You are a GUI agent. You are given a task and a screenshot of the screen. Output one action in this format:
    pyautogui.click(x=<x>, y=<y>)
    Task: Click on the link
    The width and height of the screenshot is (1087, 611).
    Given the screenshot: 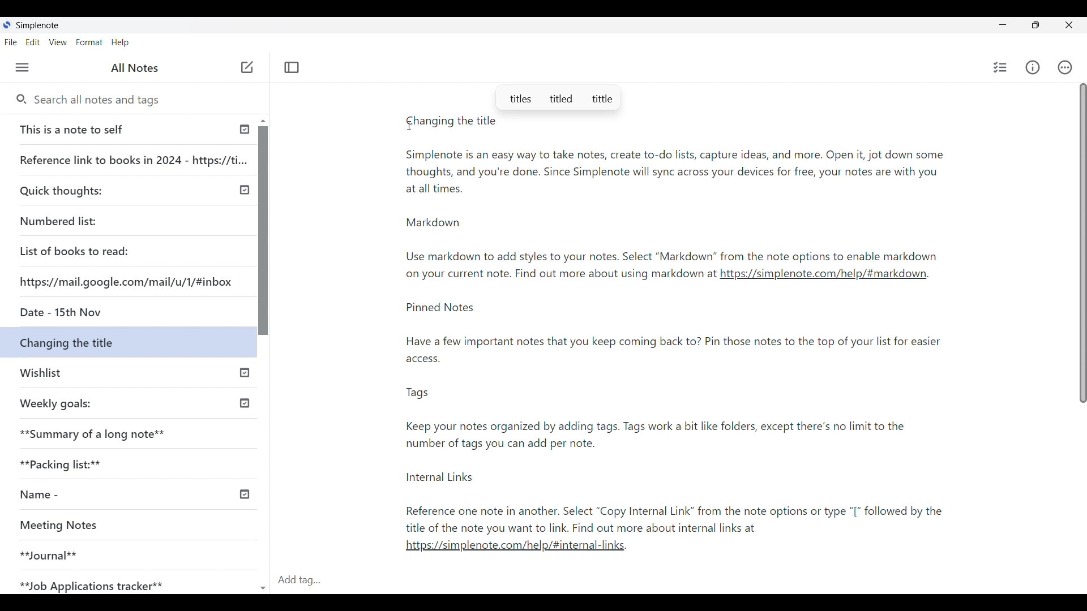 What is the action you would take?
    pyautogui.click(x=520, y=549)
    